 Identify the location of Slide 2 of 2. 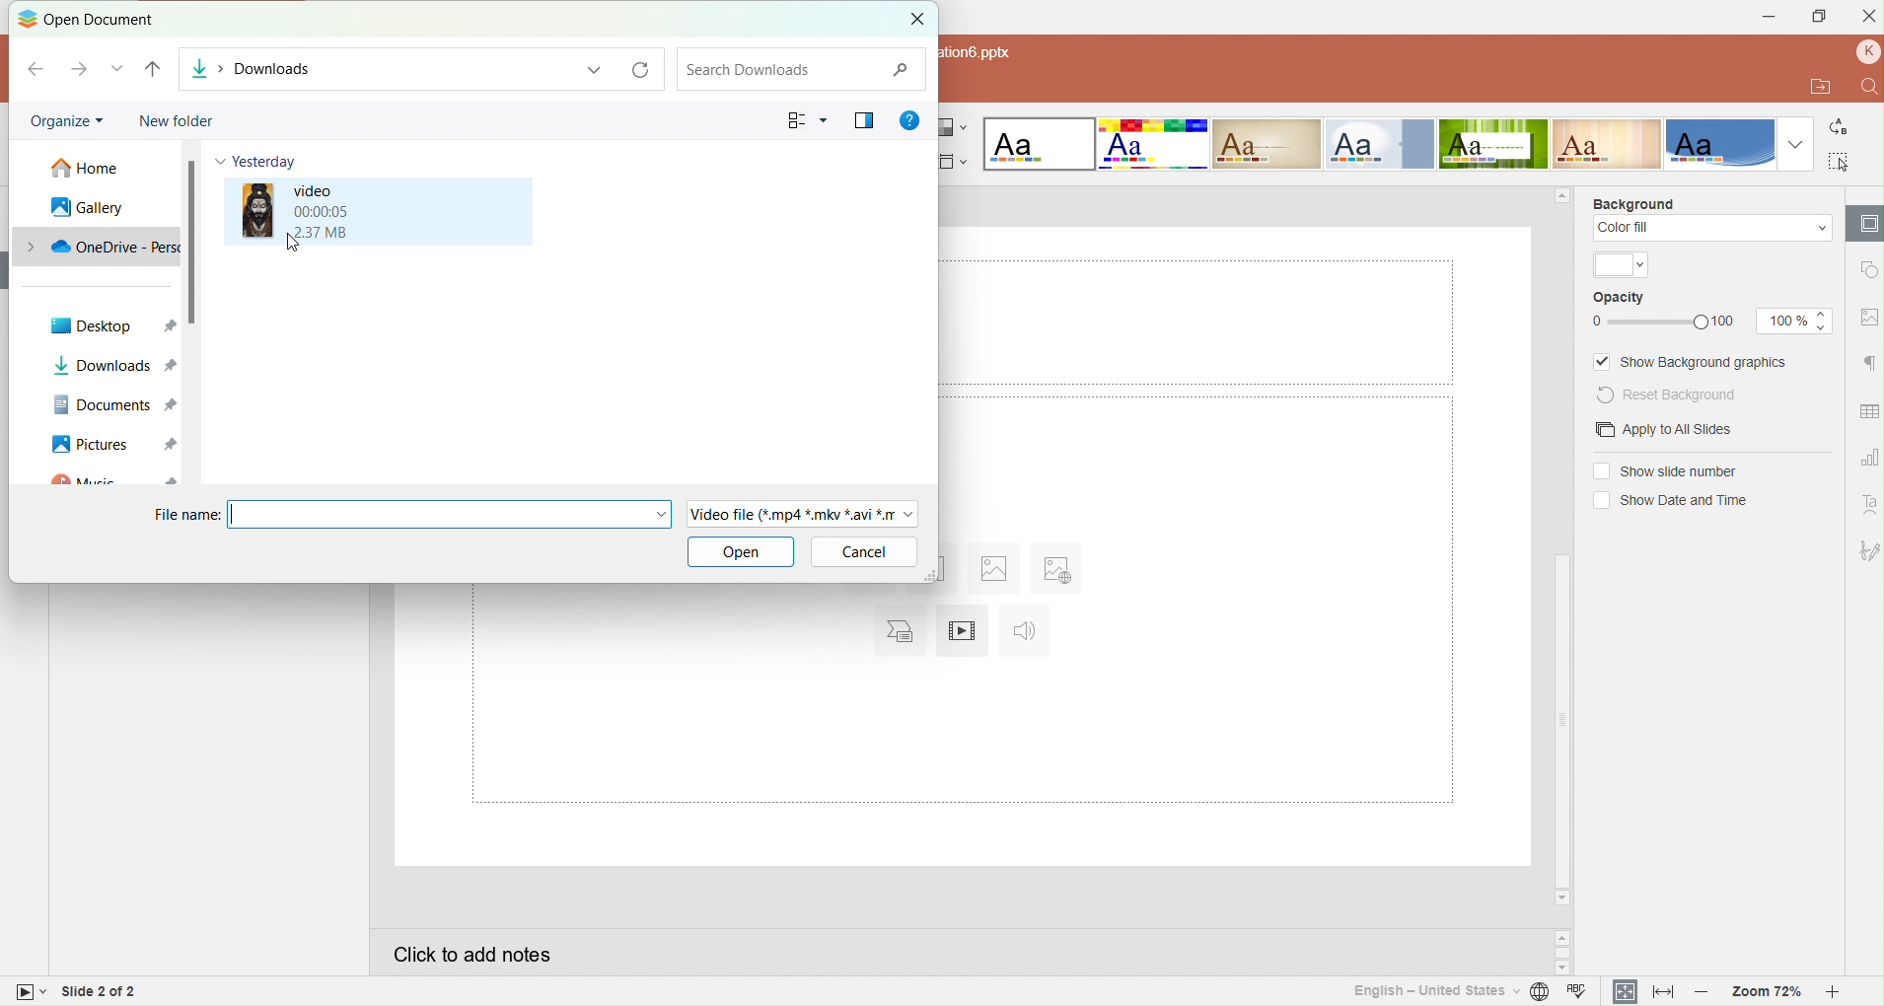
(135, 991).